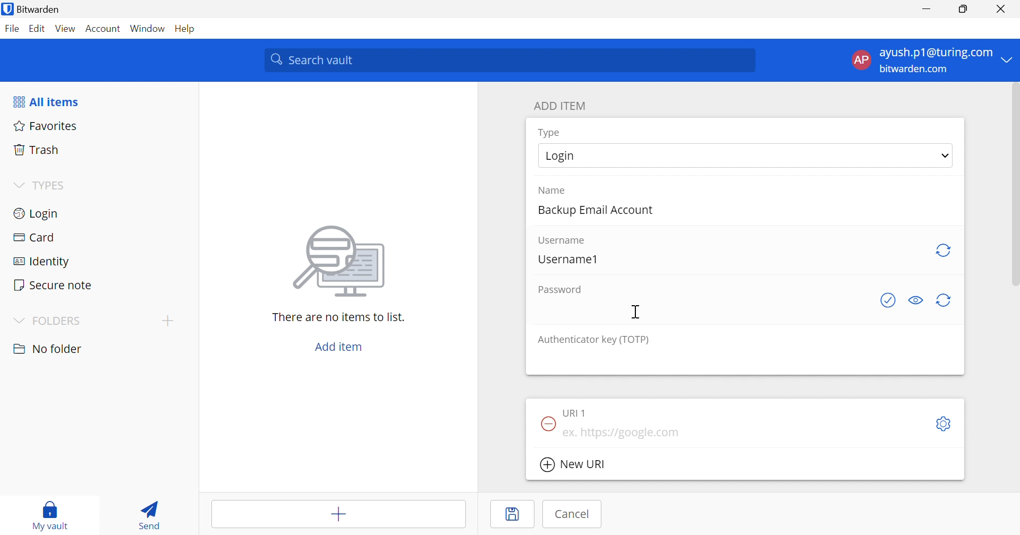 This screenshot has height=535, width=1020. Describe the element at coordinates (339, 263) in the screenshot. I see `image` at that location.